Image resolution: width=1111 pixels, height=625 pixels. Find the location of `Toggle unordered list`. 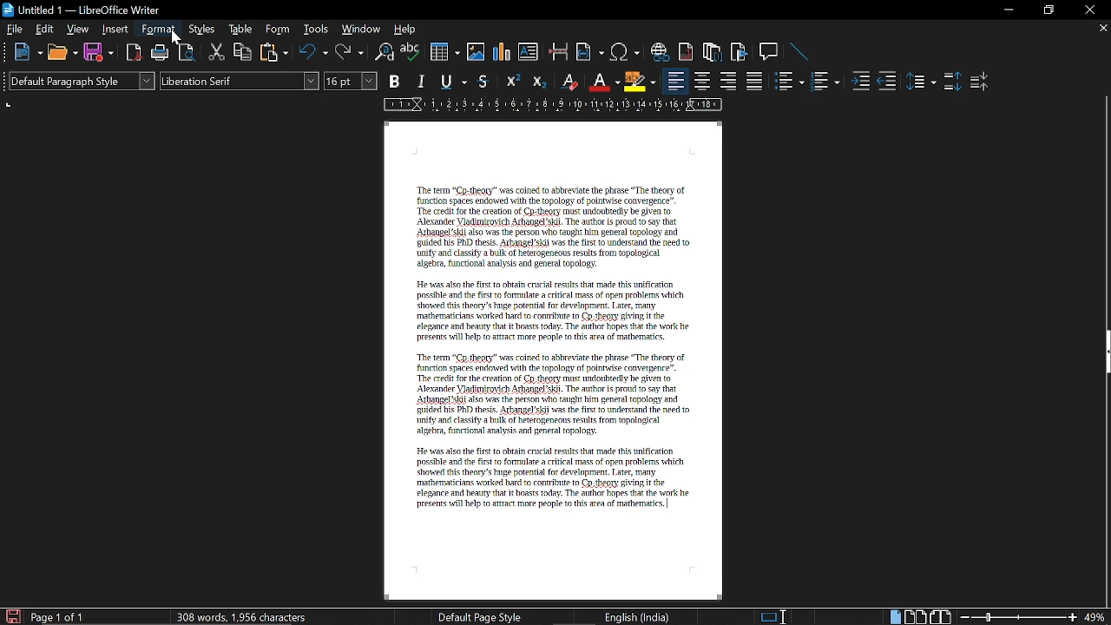

Toggle unordered list is located at coordinates (789, 82).